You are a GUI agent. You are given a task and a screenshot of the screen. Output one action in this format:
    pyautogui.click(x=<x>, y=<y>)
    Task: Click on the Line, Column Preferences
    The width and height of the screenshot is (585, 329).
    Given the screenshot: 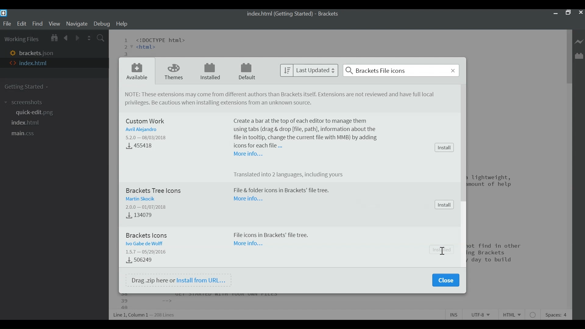 What is the action you would take?
    pyautogui.click(x=145, y=314)
    